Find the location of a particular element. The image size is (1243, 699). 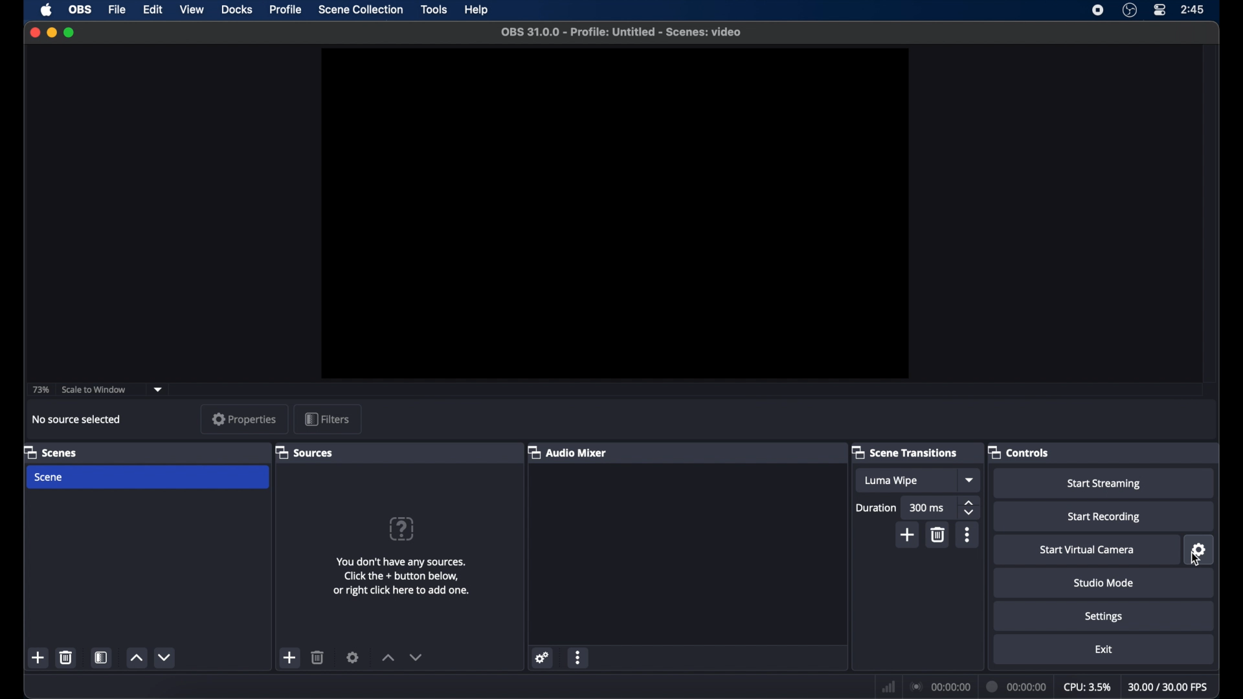

edit is located at coordinates (152, 8).